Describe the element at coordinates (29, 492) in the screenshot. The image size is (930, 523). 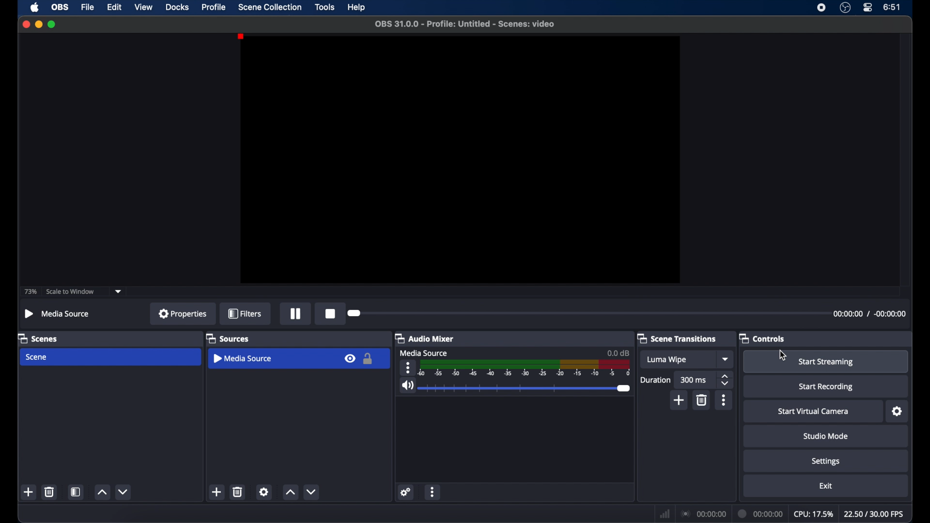
I see `add` at that location.